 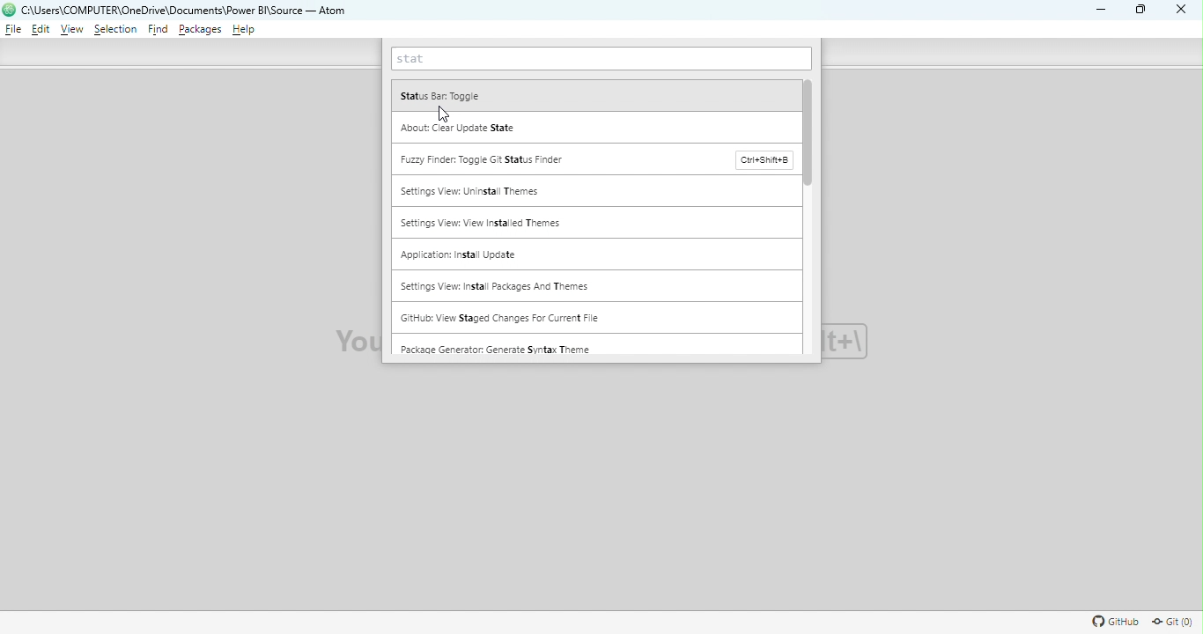 I want to click on Find, so click(x=159, y=31).